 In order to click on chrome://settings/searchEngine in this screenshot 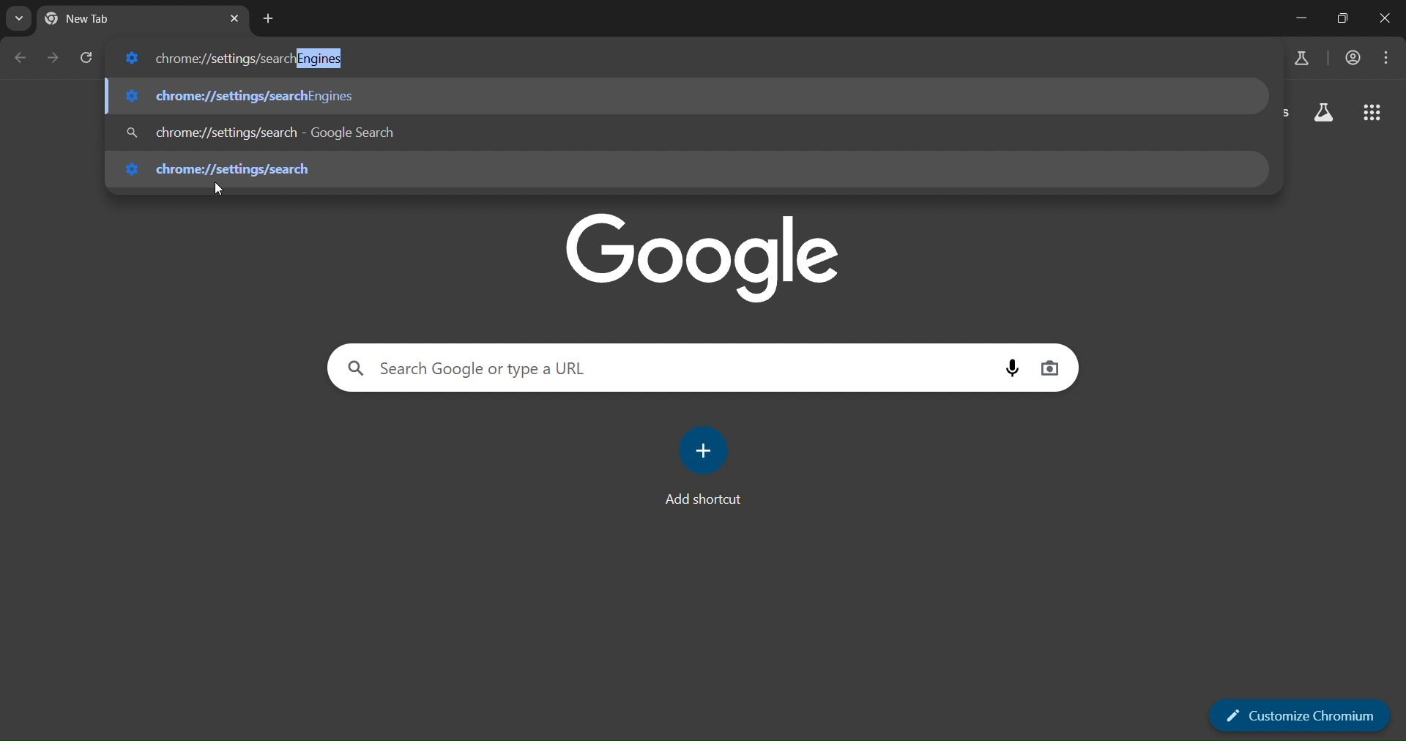, I will do `click(241, 98)`.